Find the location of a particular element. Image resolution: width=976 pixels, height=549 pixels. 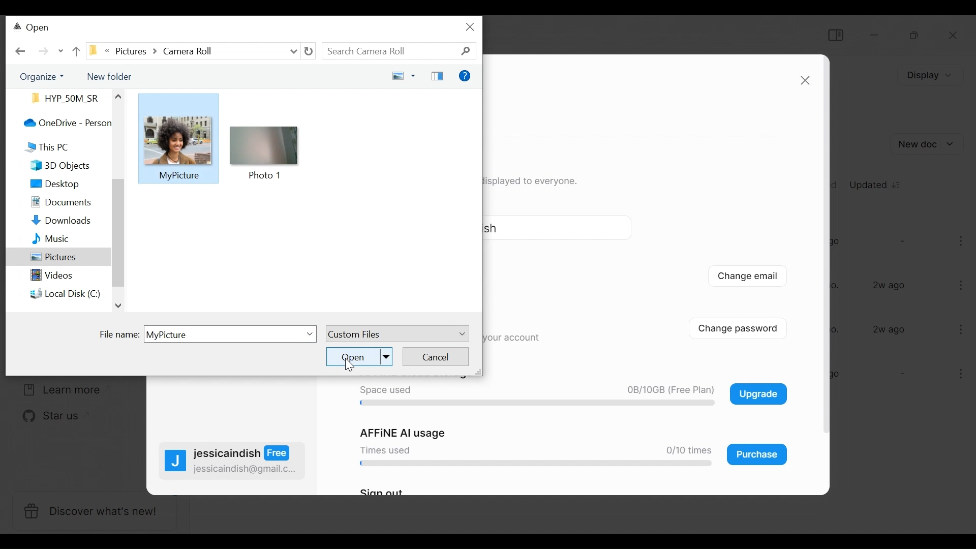

Learn more is located at coordinates (58, 390).